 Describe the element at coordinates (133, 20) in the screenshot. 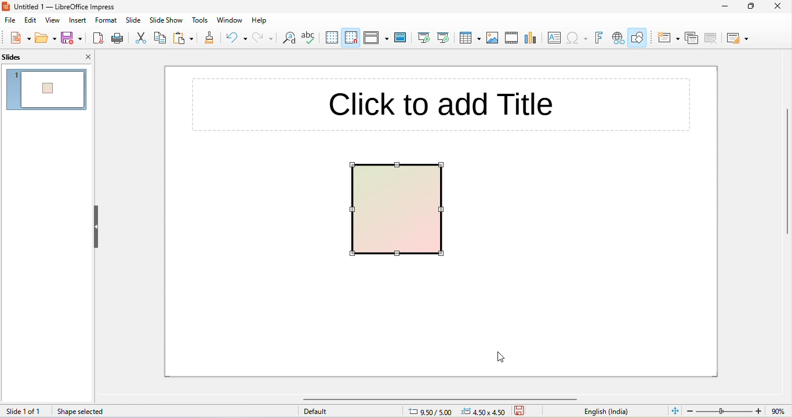

I see `slide` at that location.